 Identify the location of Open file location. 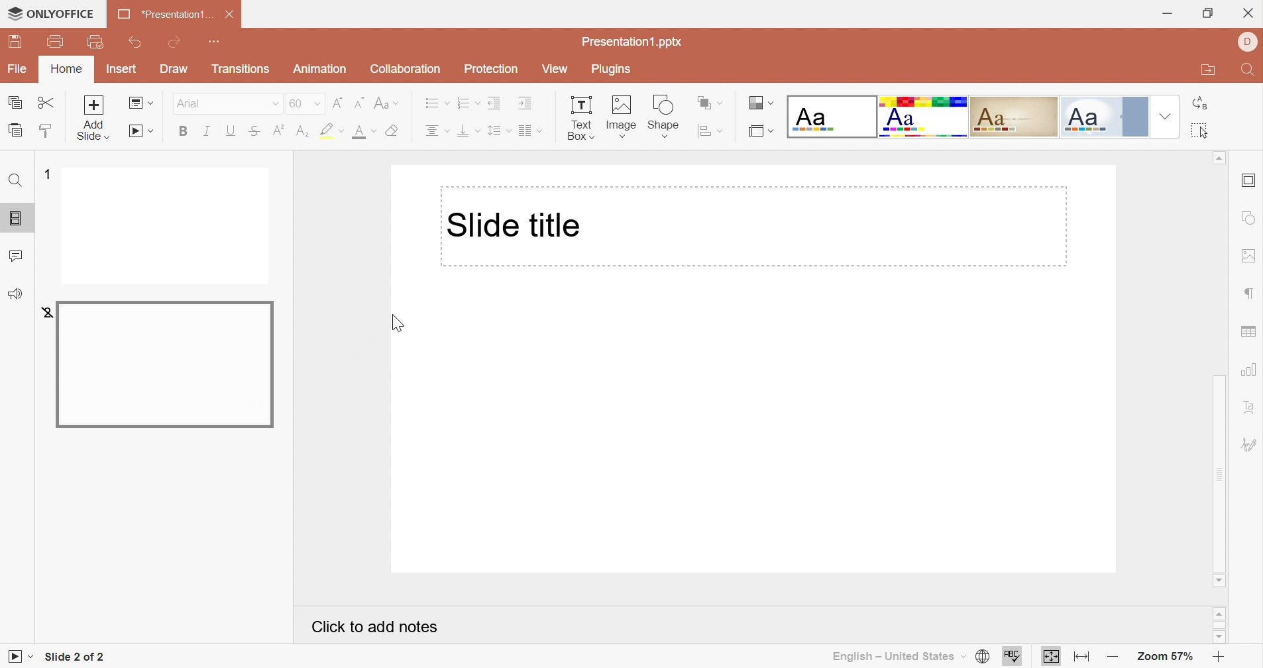
(1201, 72).